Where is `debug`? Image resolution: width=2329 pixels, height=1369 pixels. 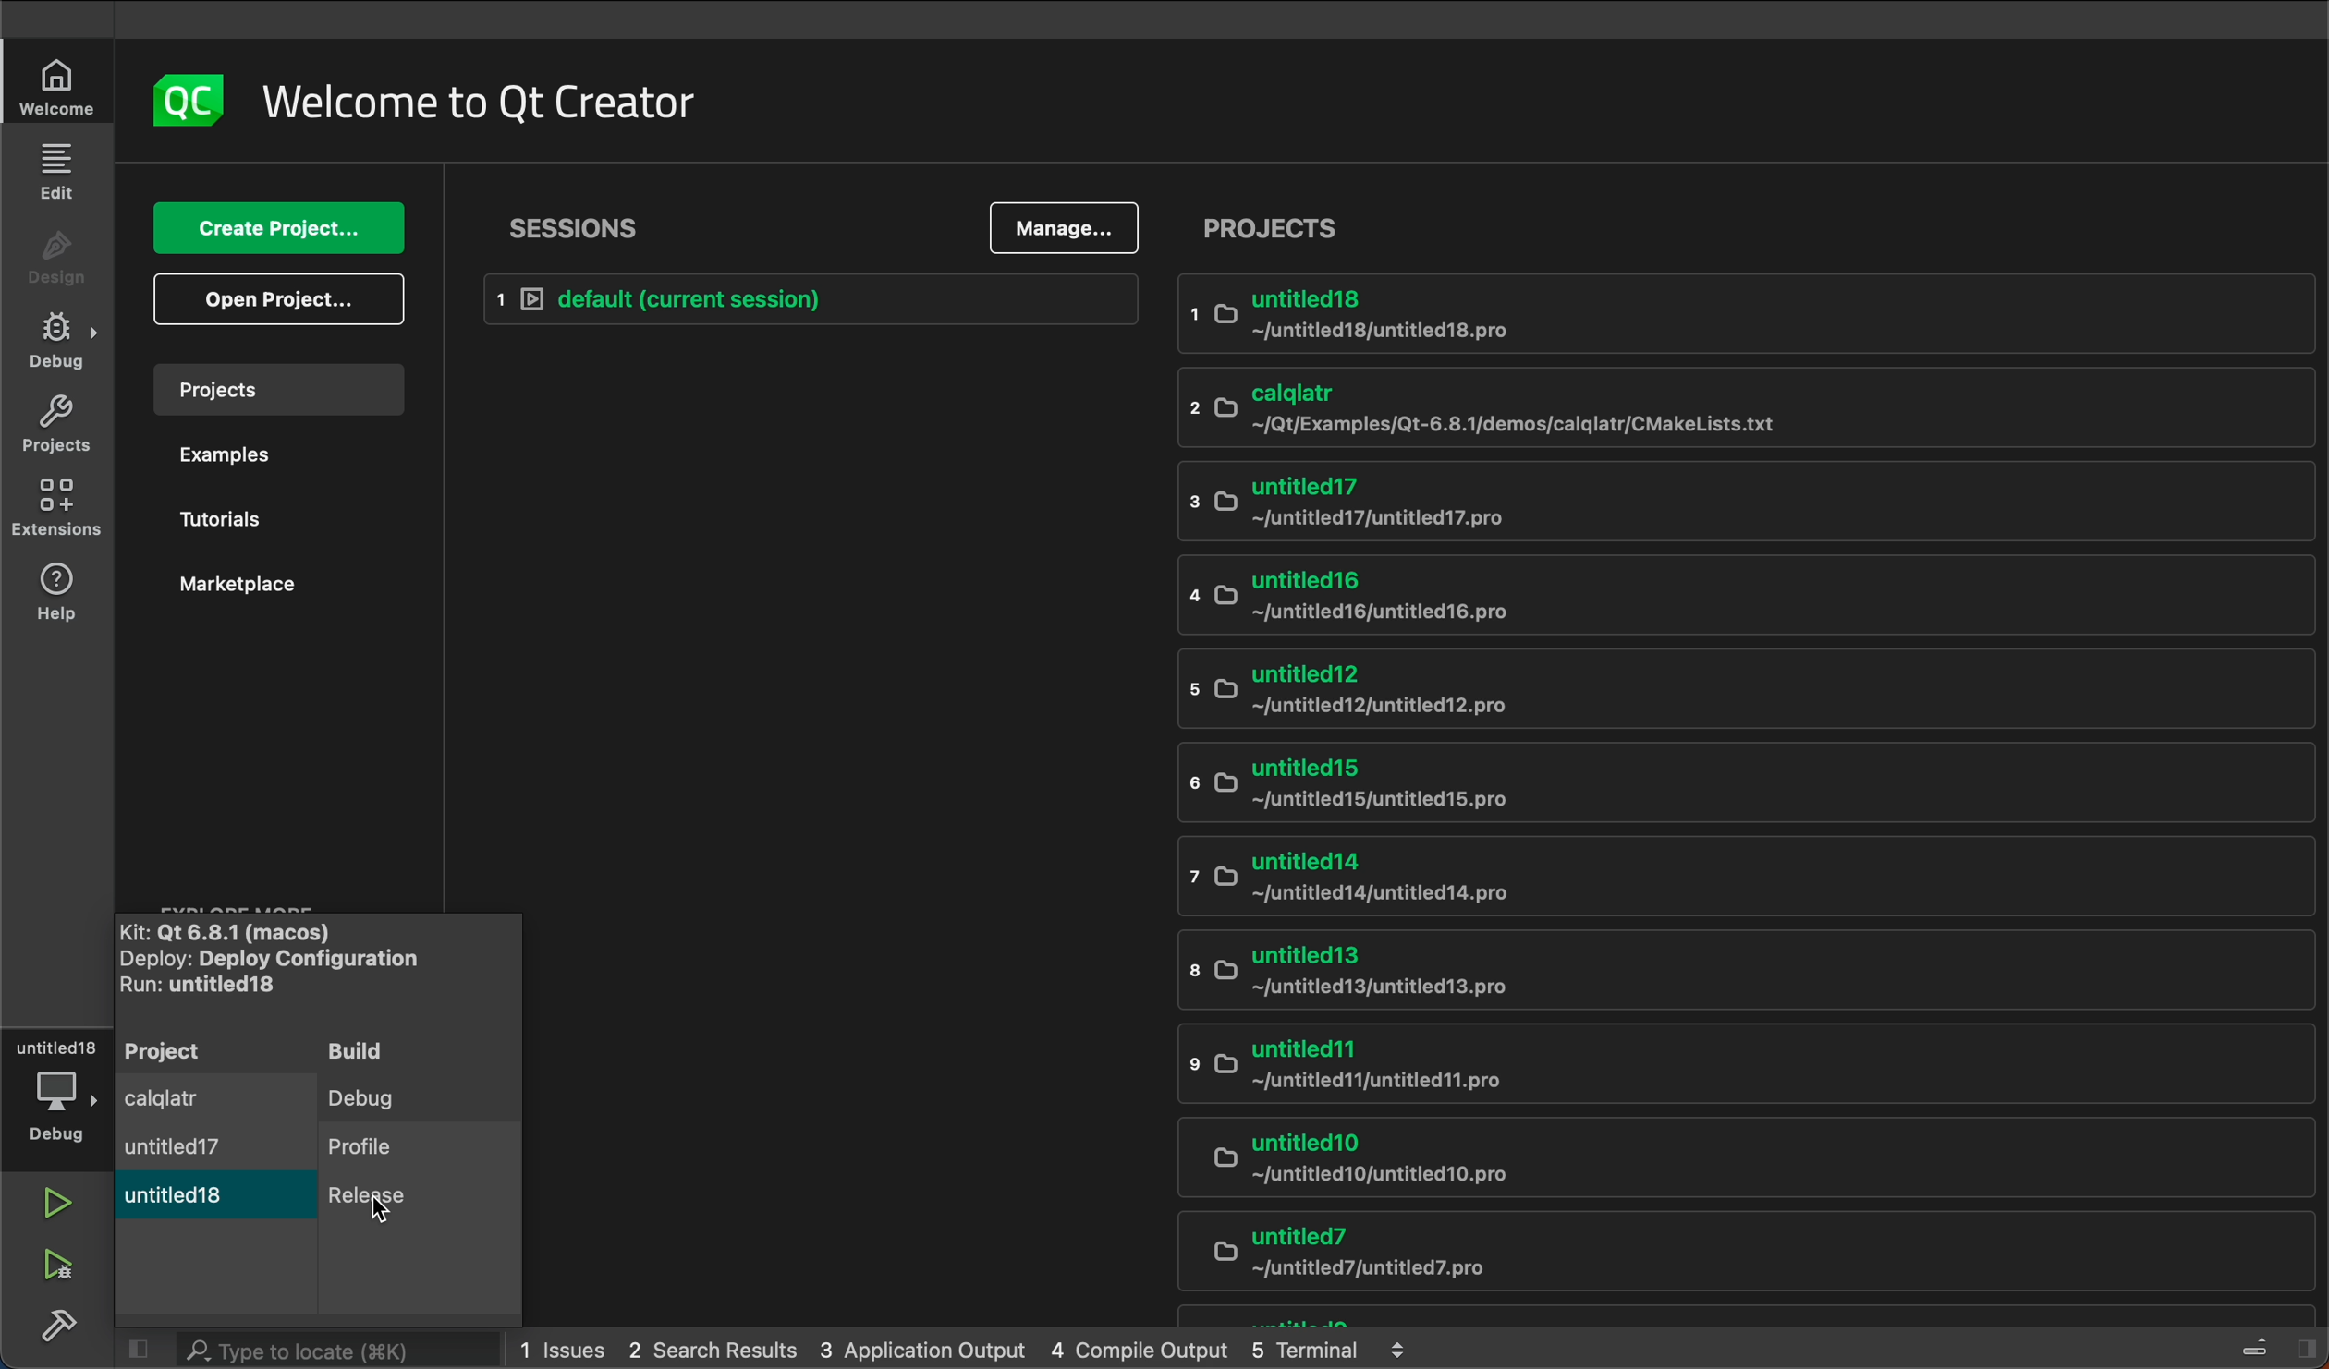
debug is located at coordinates (62, 345).